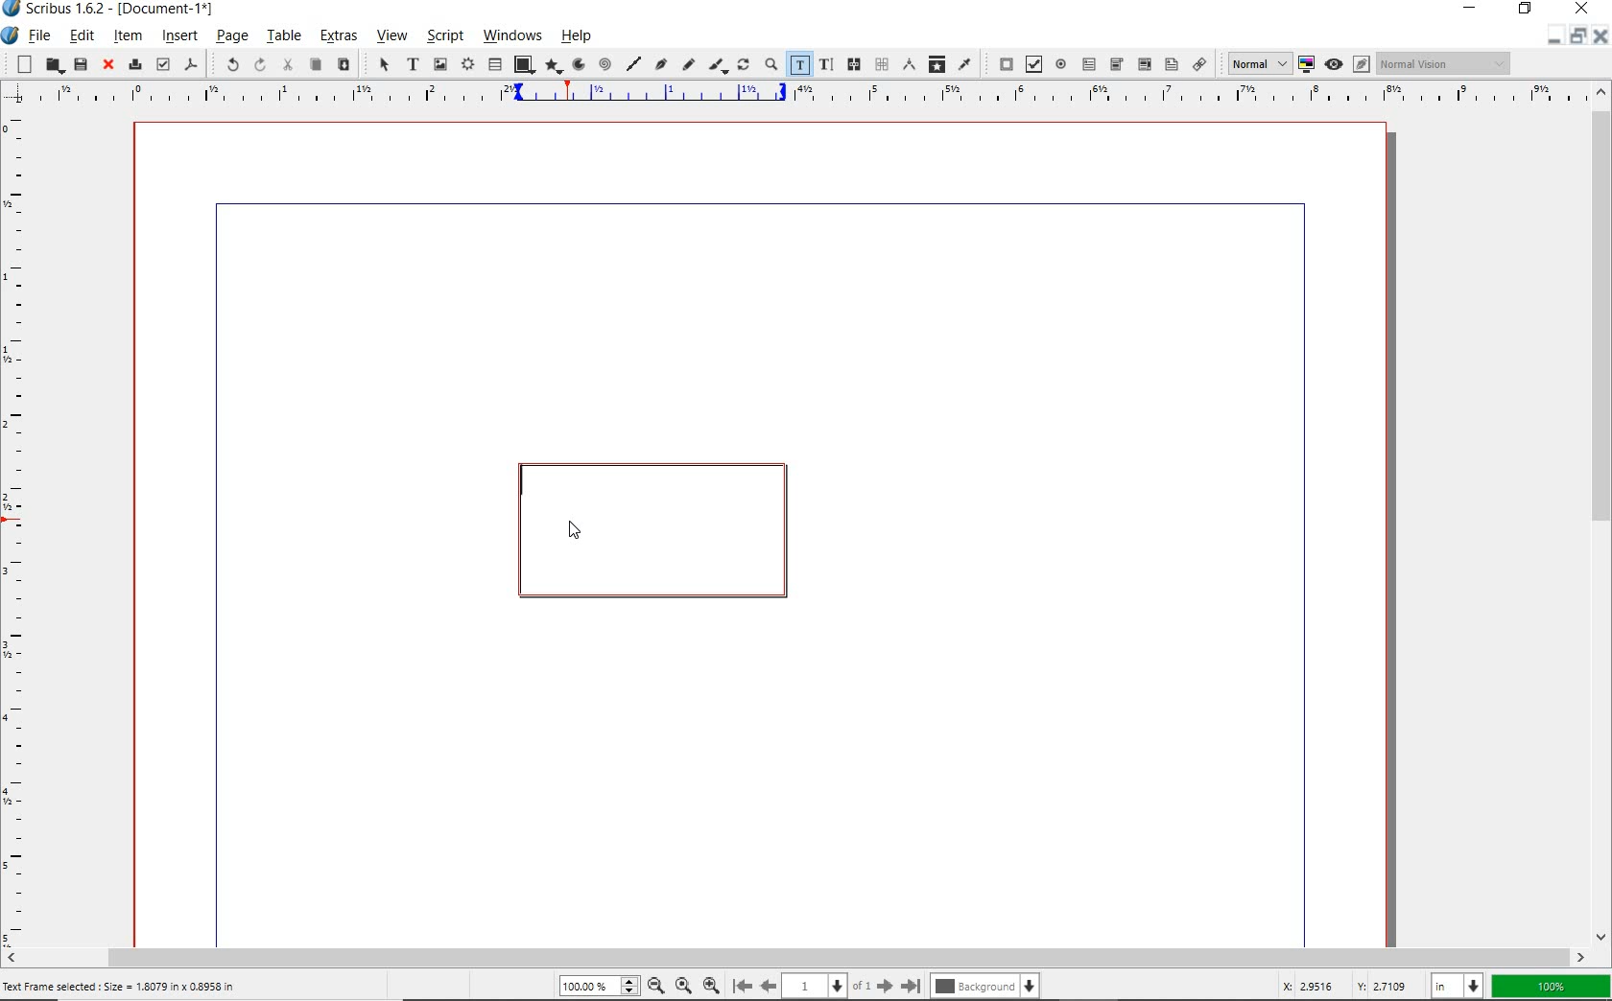 The image size is (1612, 1001). What do you see at coordinates (162, 63) in the screenshot?
I see `preflight verifier` at bounding box center [162, 63].